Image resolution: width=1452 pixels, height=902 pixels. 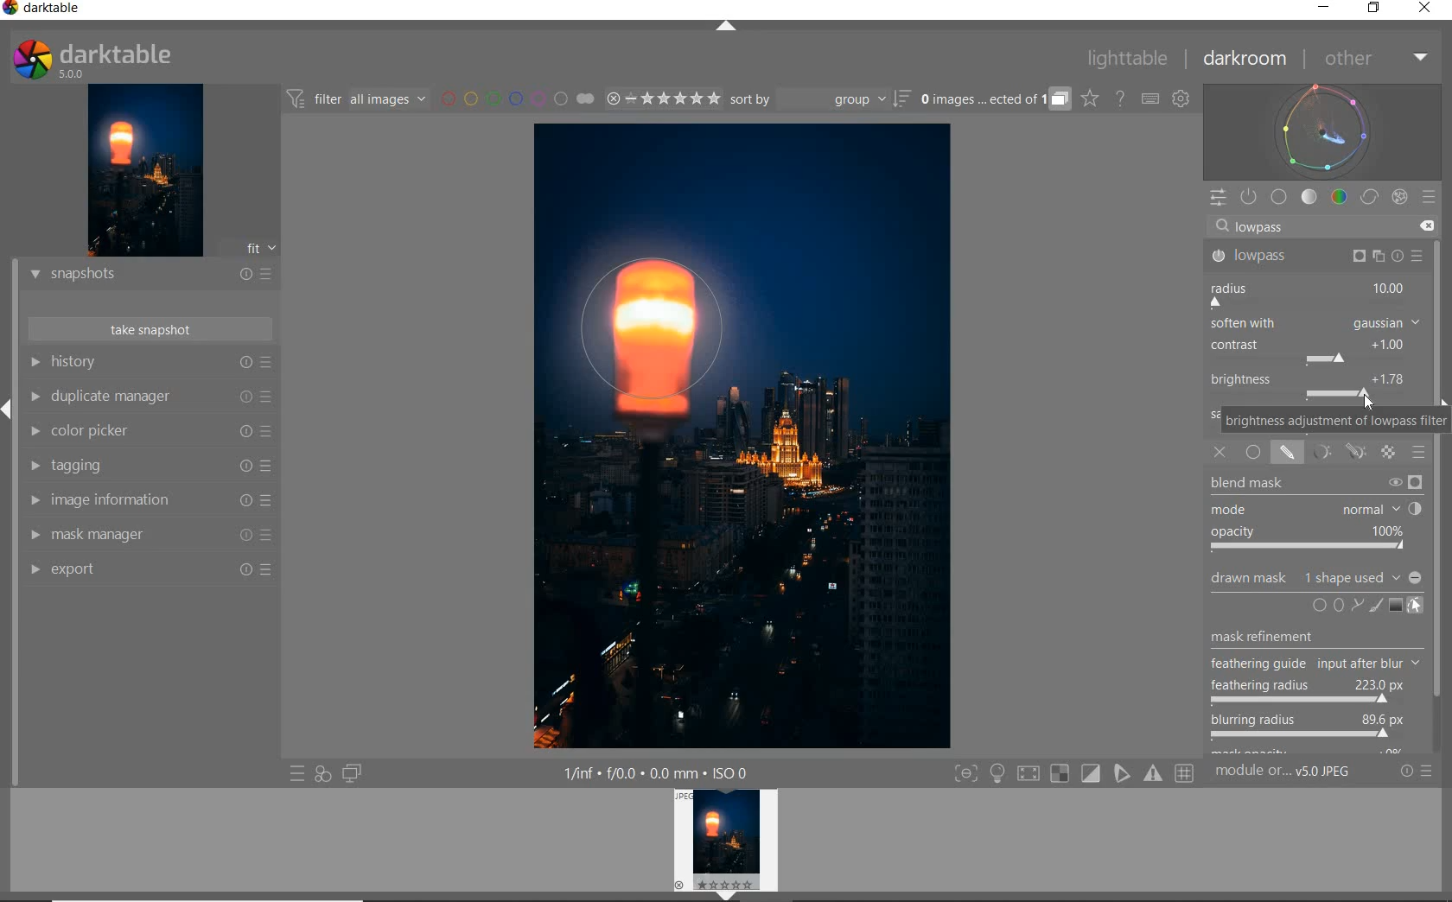 What do you see at coordinates (1313, 353) in the screenshot?
I see `CONTRAST` at bounding box center [1313, 353].